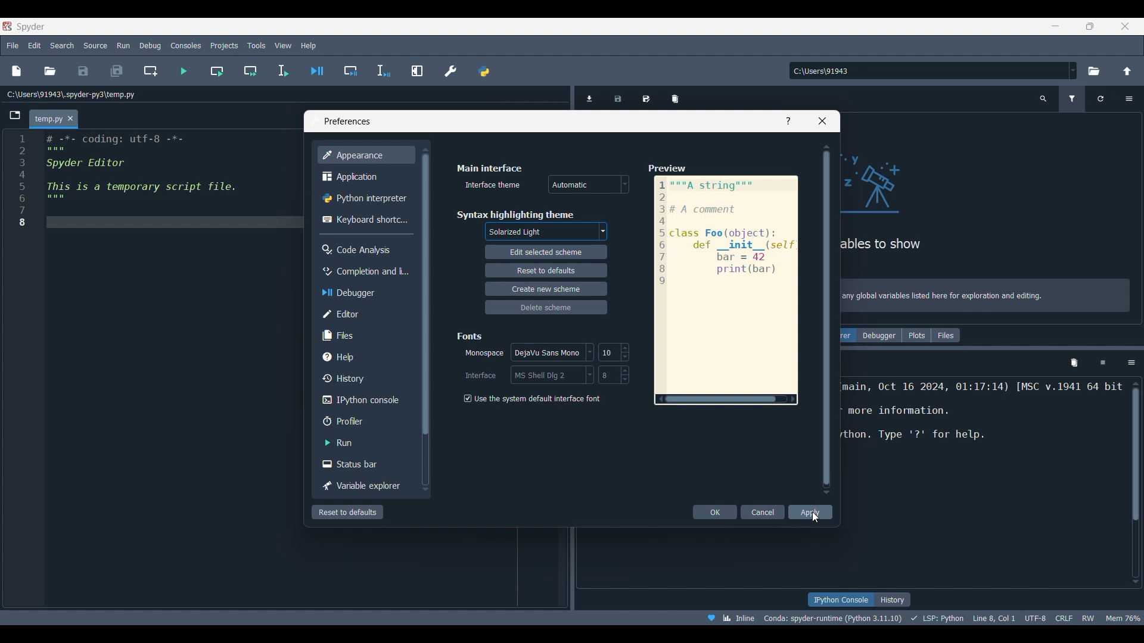 The height and width of the screenshot is (643, 1144). I want to click on Preview, so click(727, 283).